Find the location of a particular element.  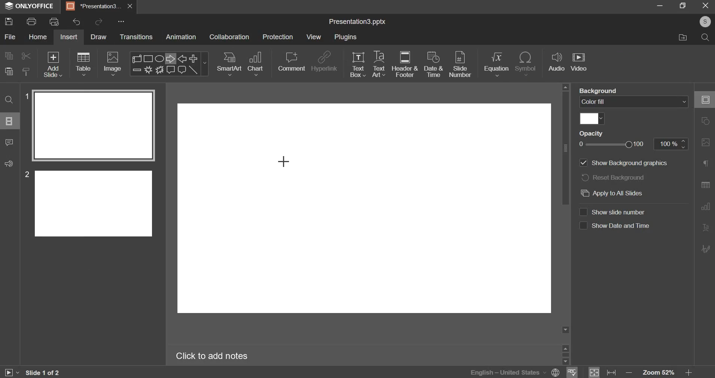

decrease zoom is located at coordinates (629, 373).